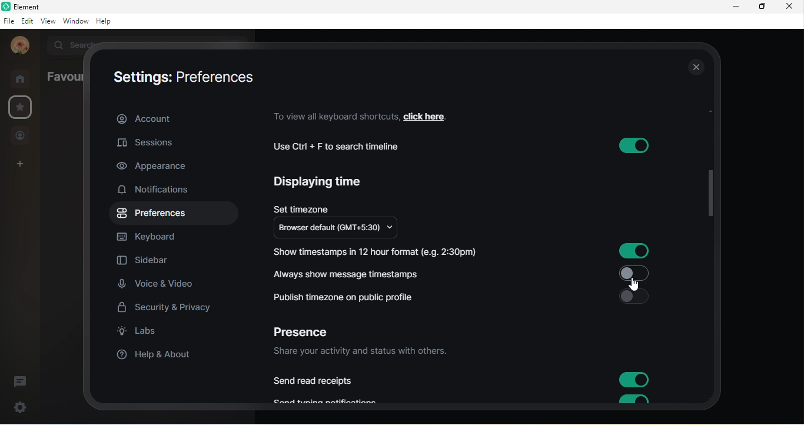 The height and width of the screenshot is (425, 804). Describe the element at coordinates (315, 381) in the screenshot. I see `send read receipts` at that location.